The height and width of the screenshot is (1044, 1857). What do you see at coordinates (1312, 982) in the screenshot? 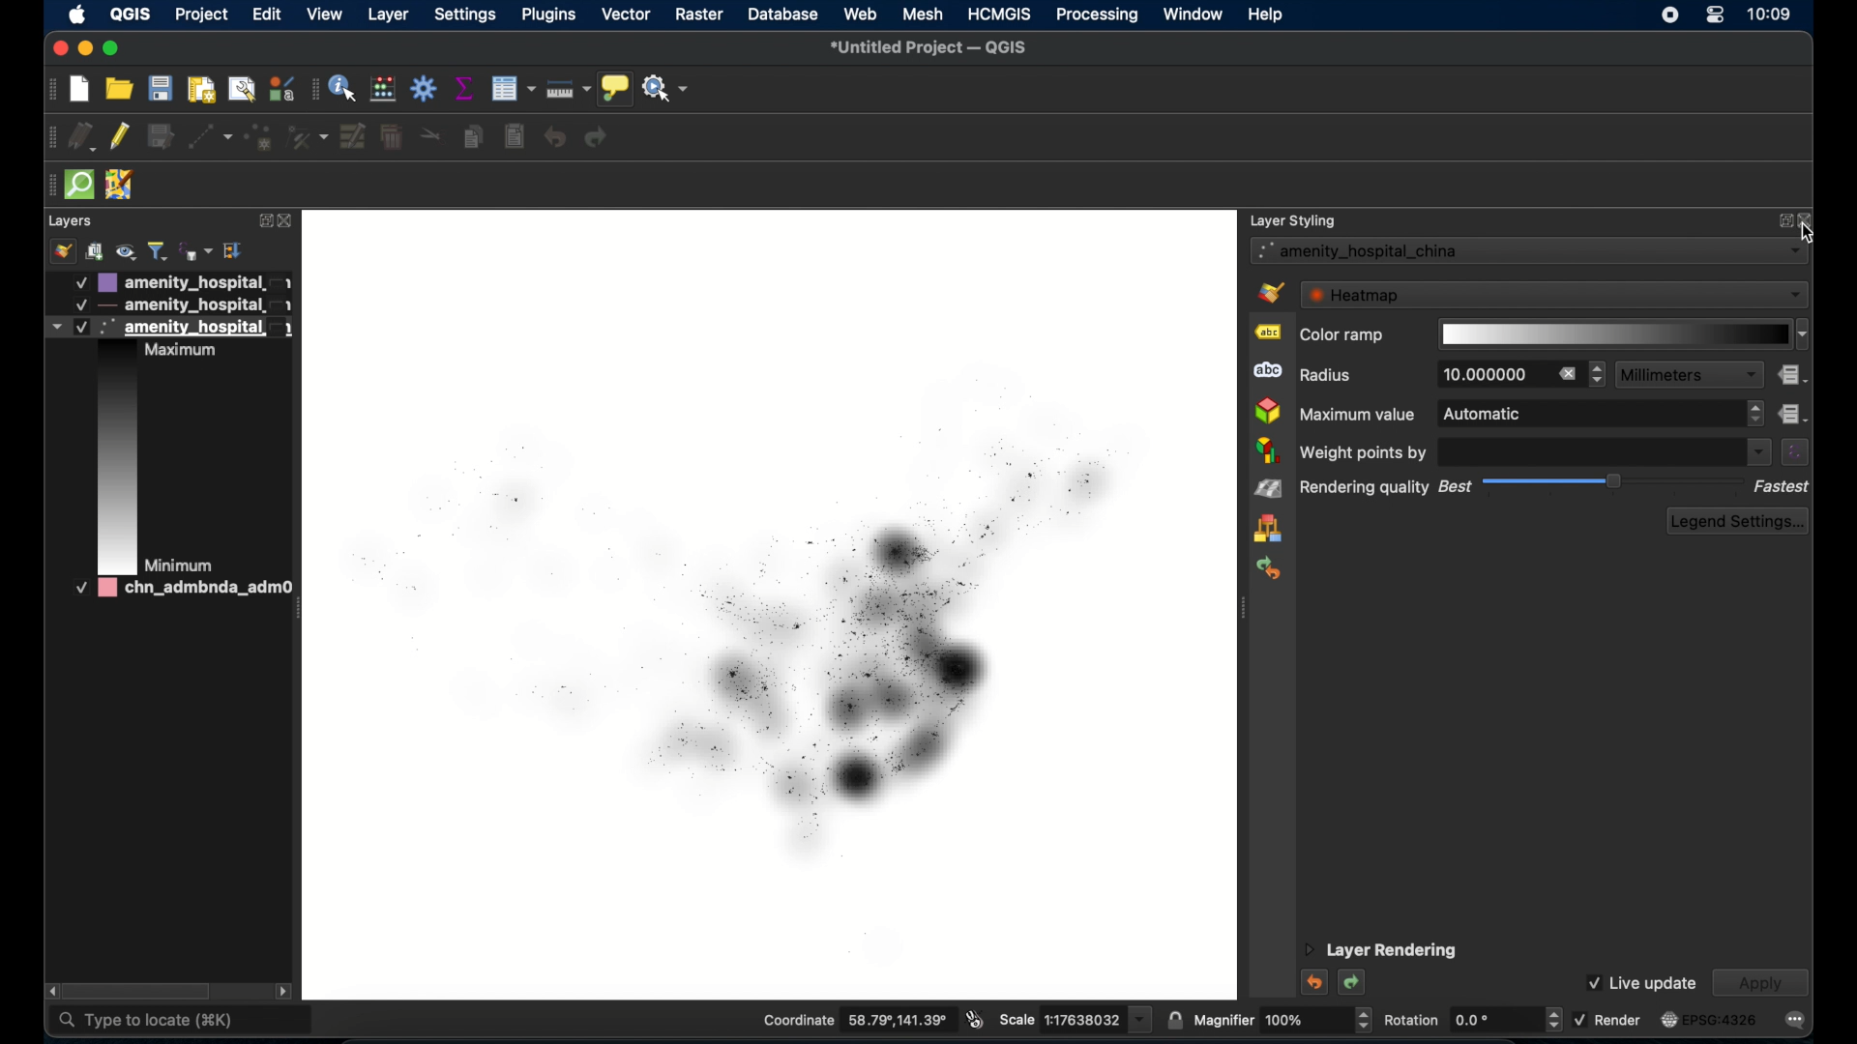
I see `undo` at bounding box center [1312, 982].